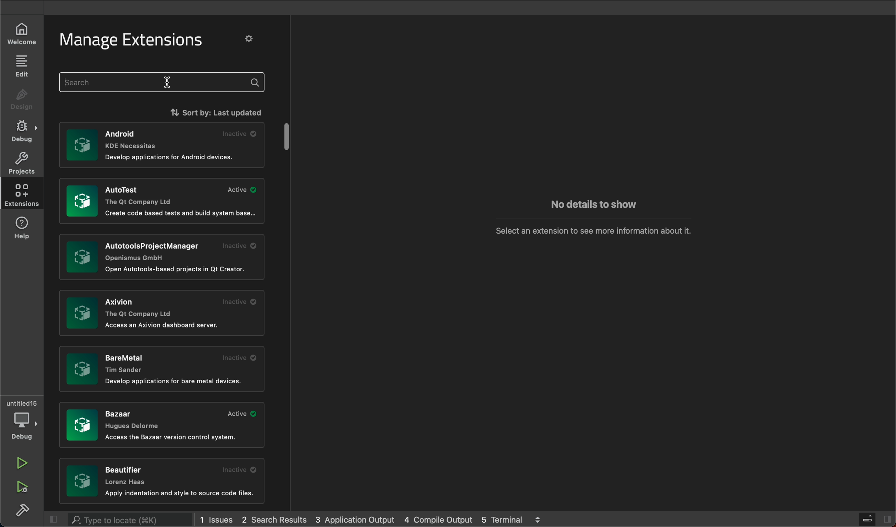  What do you see at coordinates (212, 111) in the screenshot?
I see `sort` at bounding box center [212, 111].